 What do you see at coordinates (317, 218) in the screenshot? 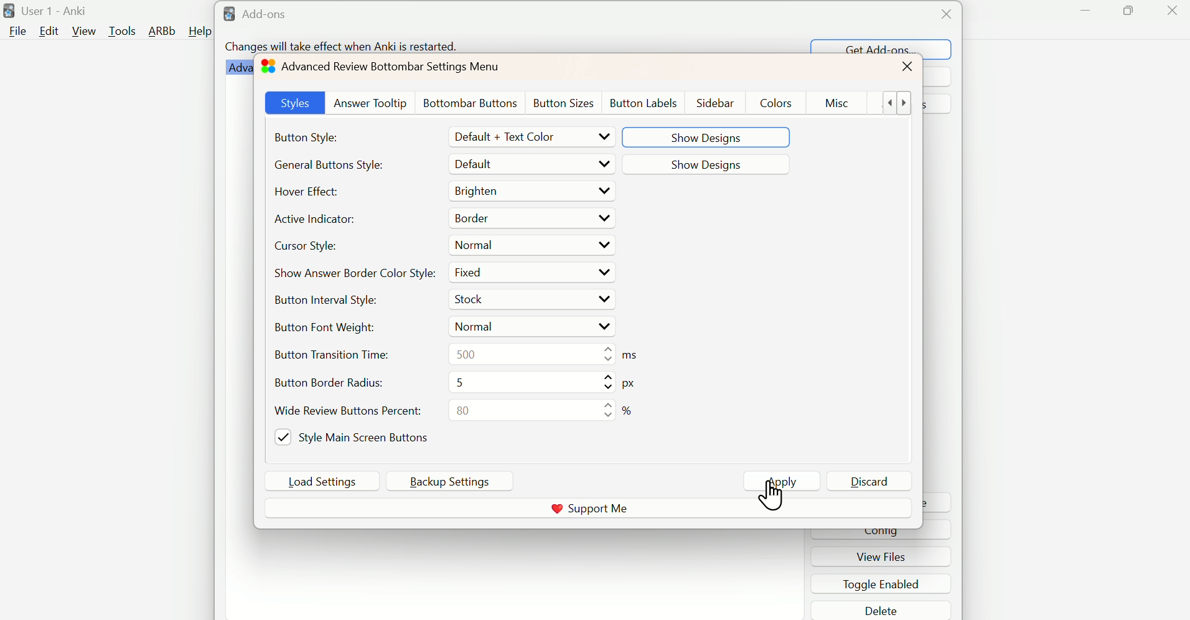
I see `Active Indicator` at bounding box center [317, 218].